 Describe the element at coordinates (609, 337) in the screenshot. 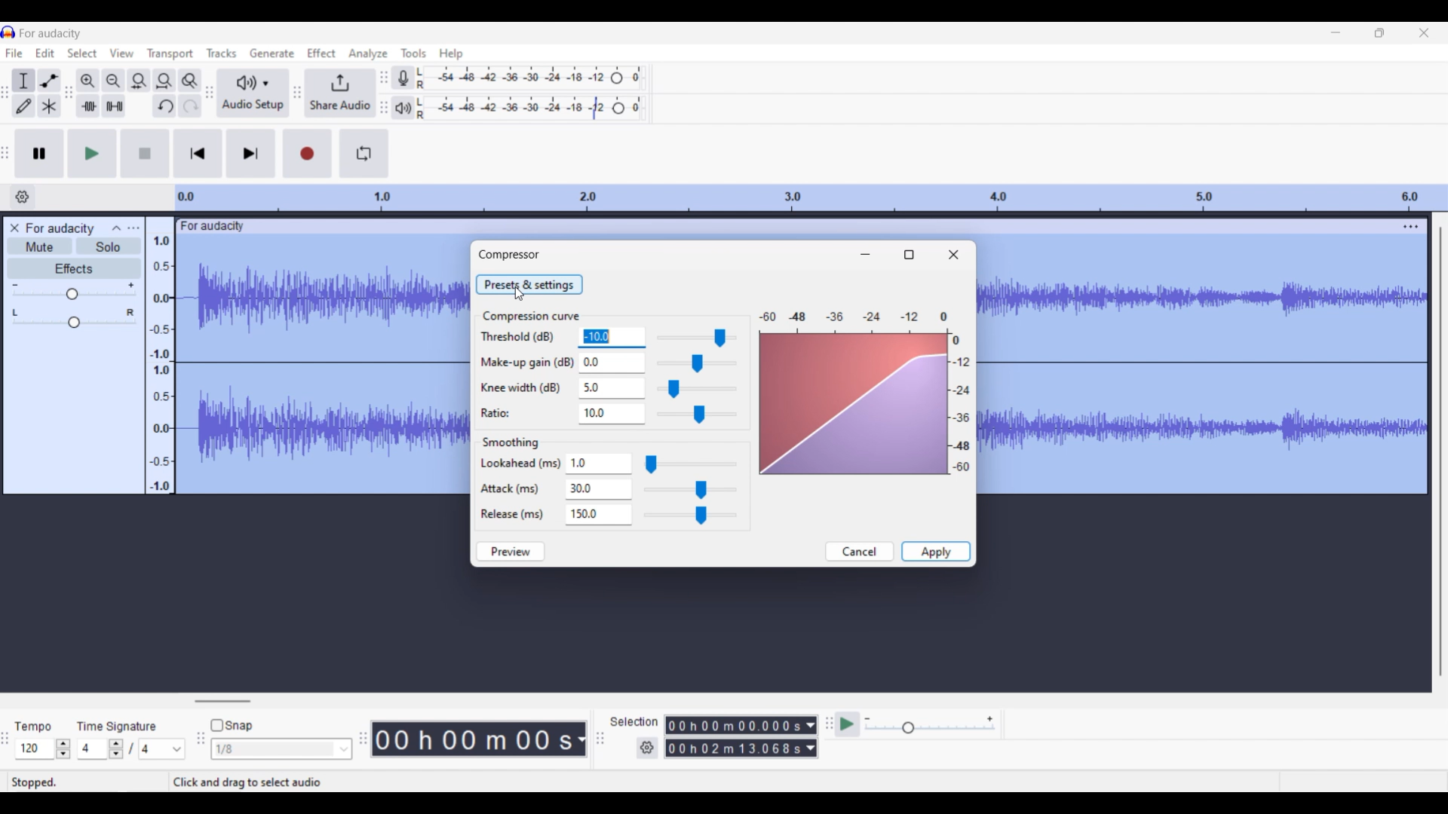

I see `Text boxe to type in Threshold` at that location.